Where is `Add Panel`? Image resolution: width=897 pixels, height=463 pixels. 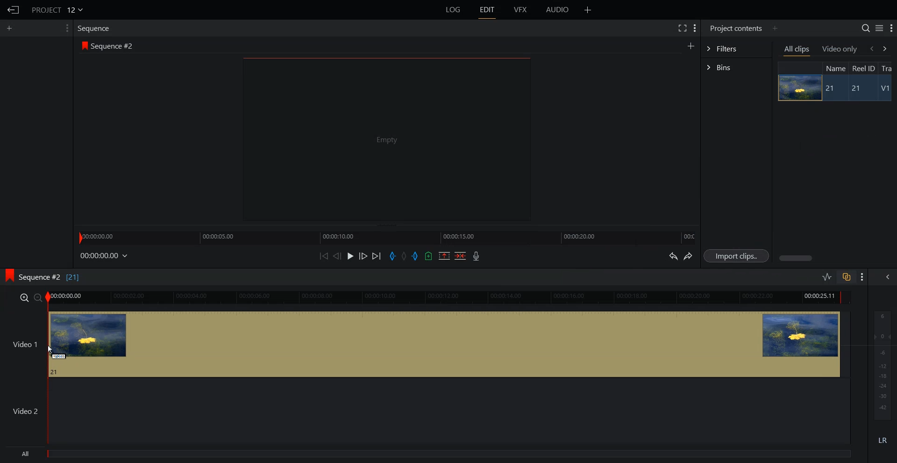 Add Panel is located at coordinates (10, 29).